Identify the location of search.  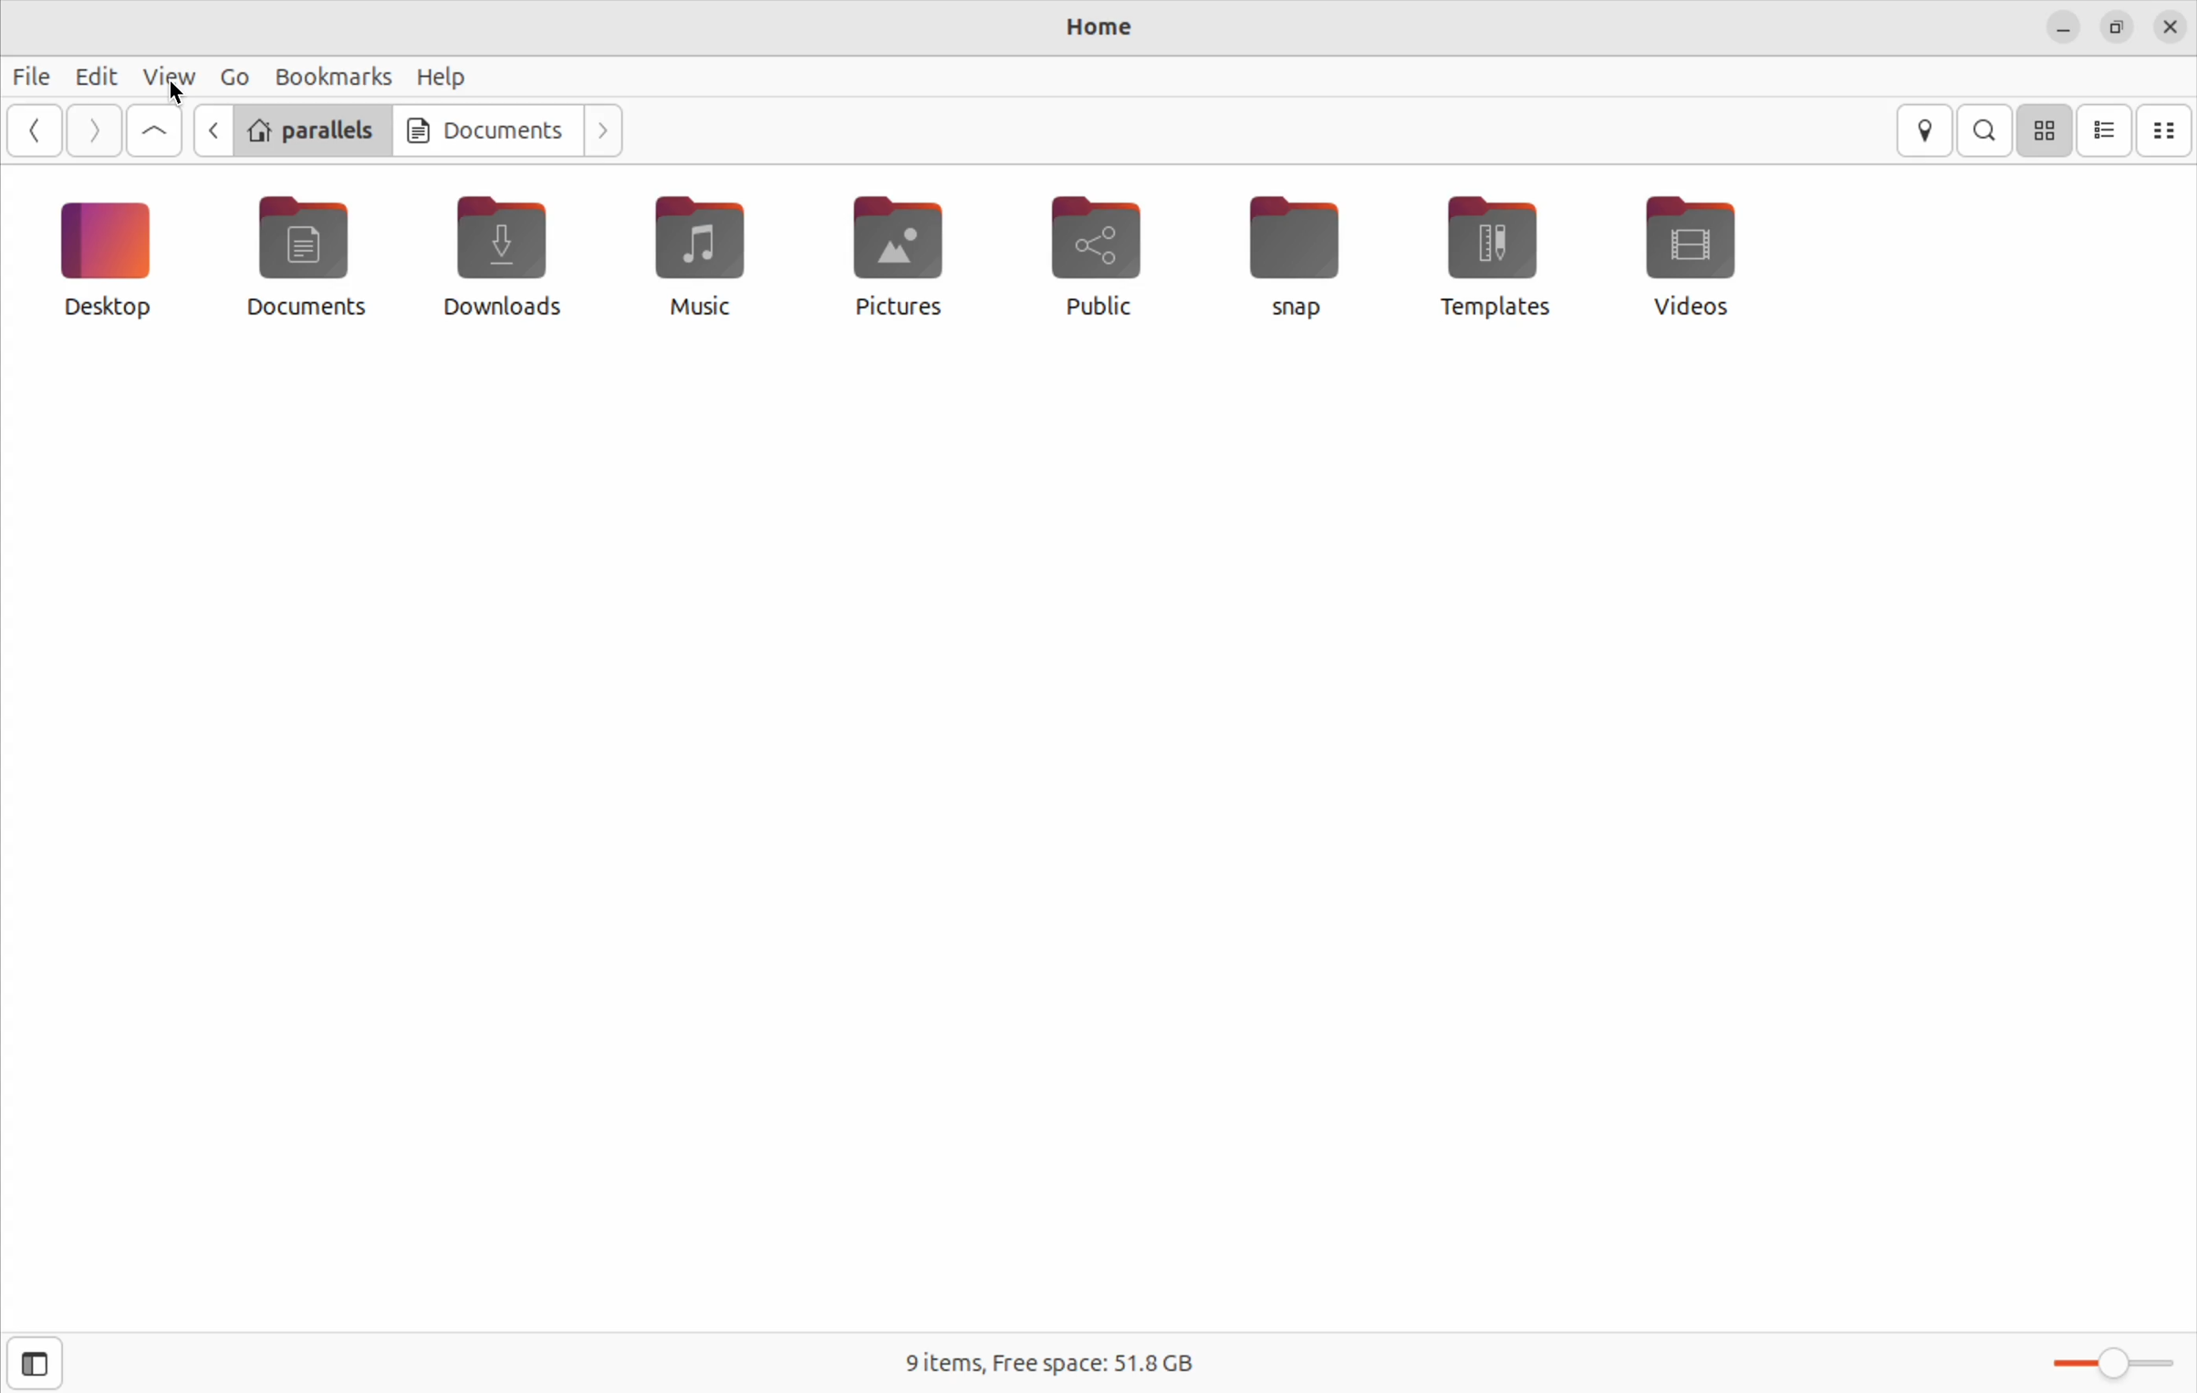
(1984, 130).